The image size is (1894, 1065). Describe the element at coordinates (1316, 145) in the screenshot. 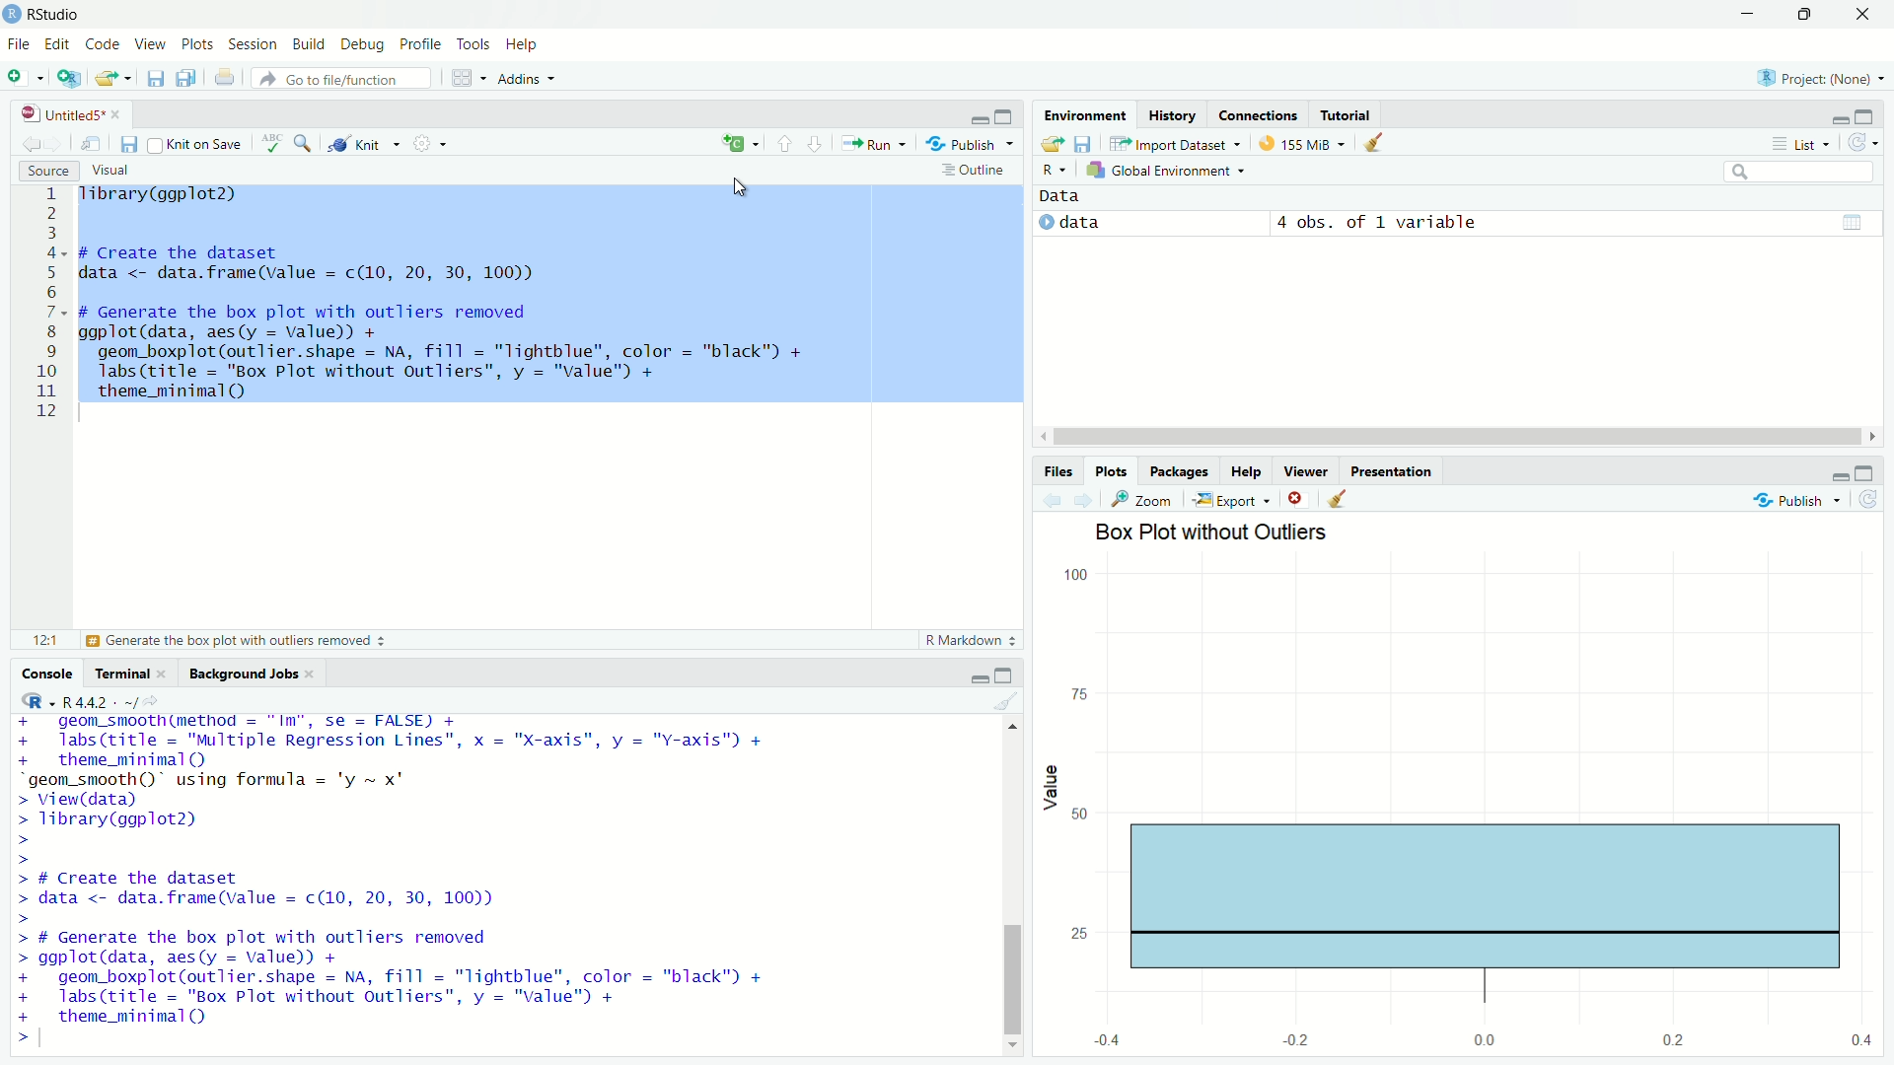

I see `112 MiB ~` at that location.